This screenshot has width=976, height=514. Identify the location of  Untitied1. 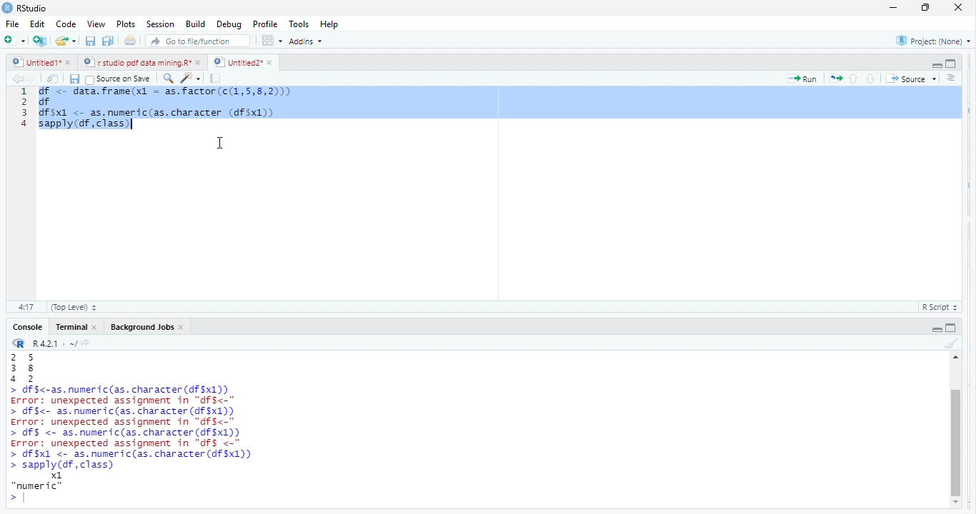
(36, 62).